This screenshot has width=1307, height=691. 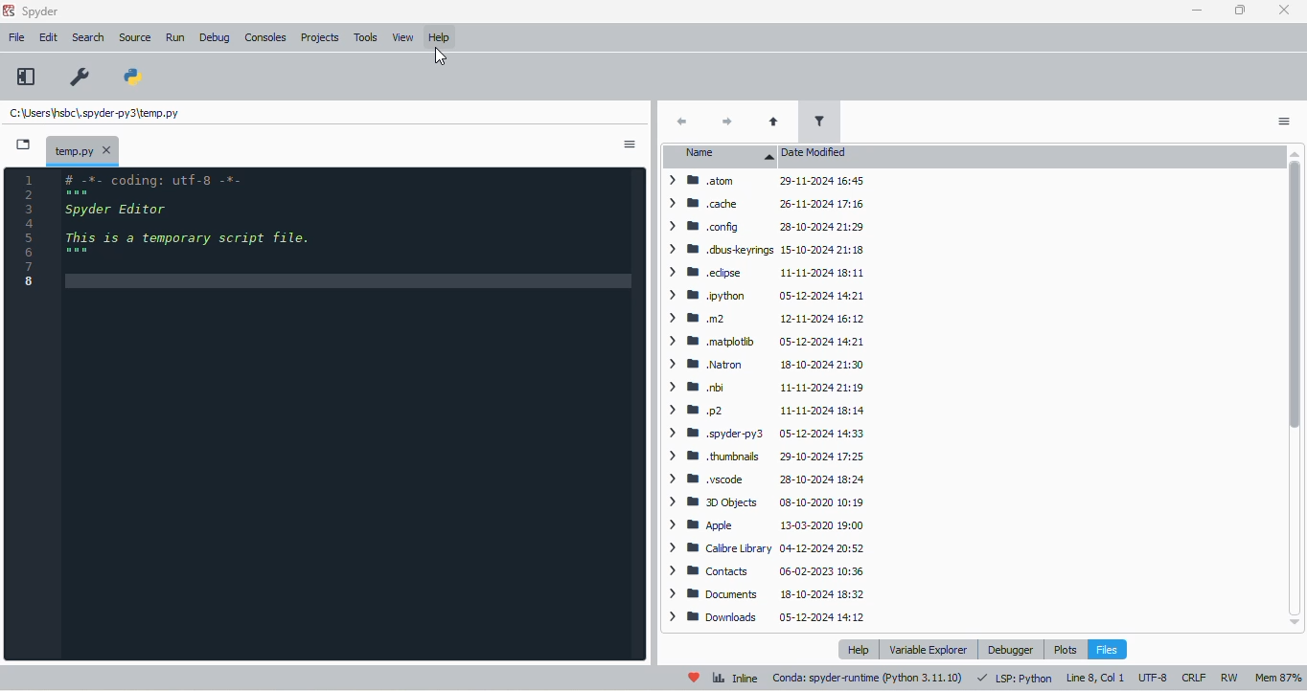 I want to click on debug, so click(x=214, y=37).